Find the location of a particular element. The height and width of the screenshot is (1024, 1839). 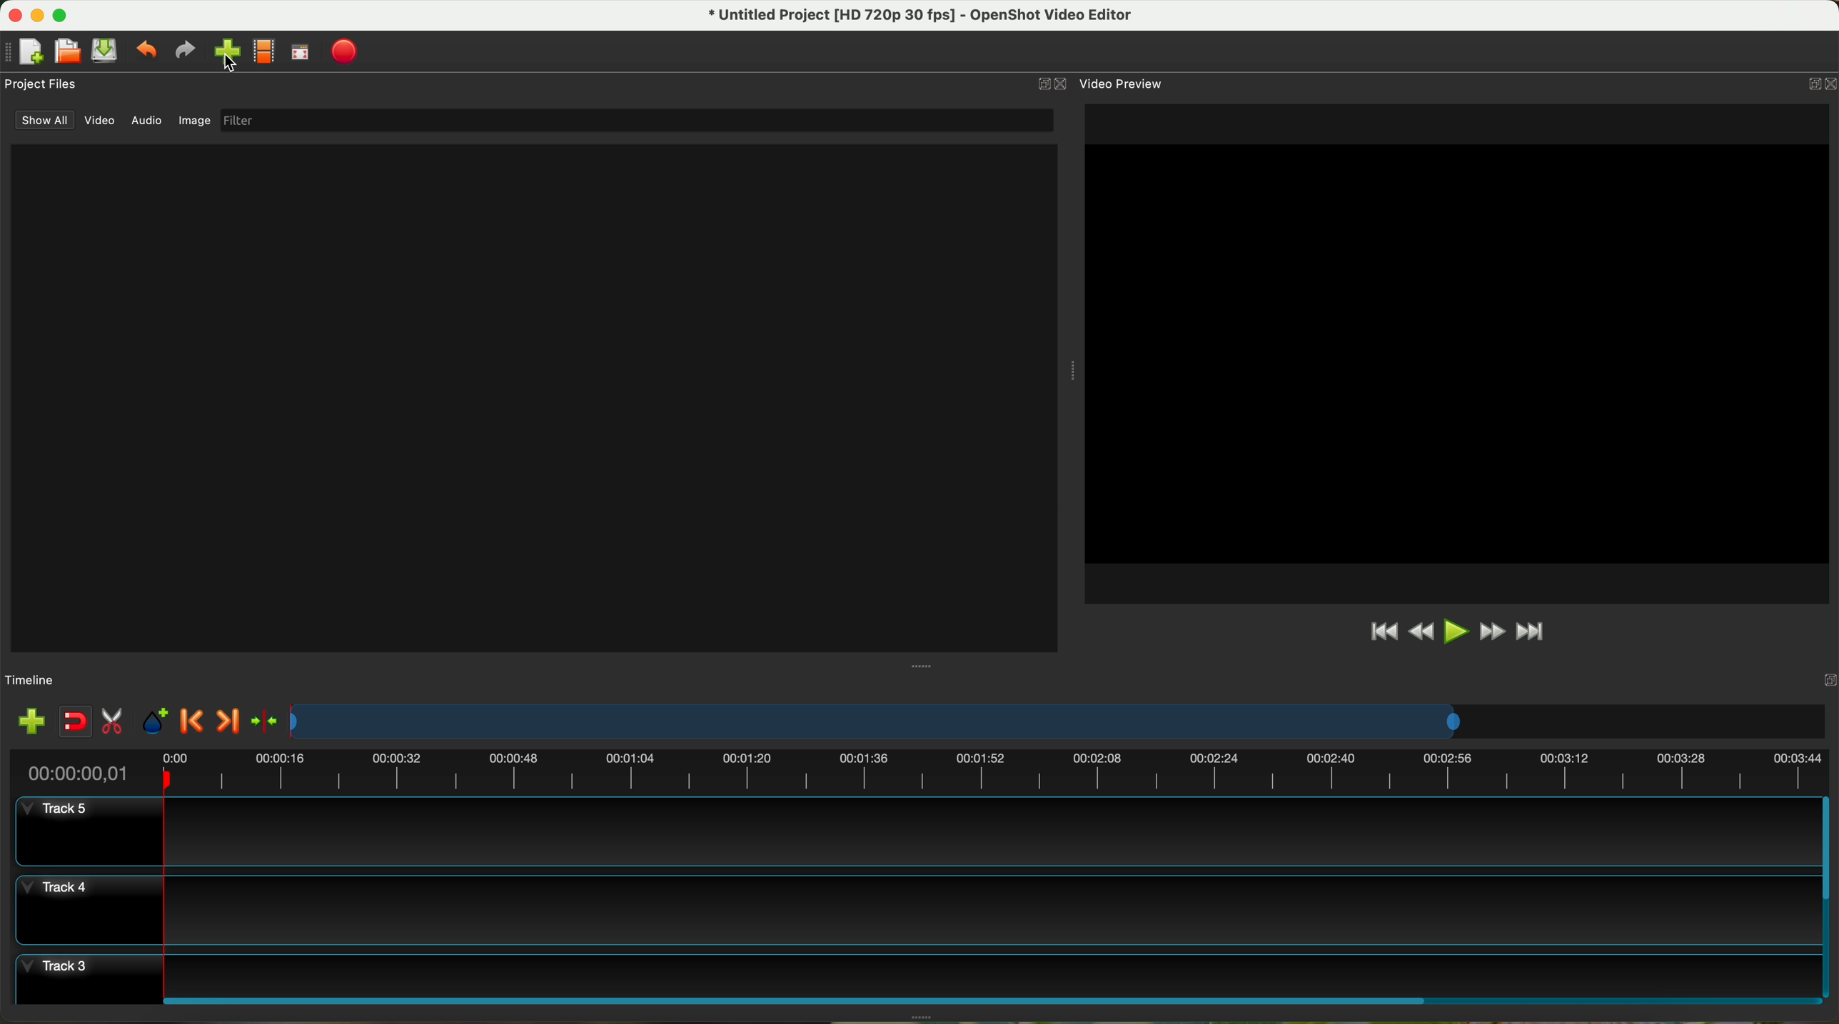

rewind is located at coordinates (1423, 632).